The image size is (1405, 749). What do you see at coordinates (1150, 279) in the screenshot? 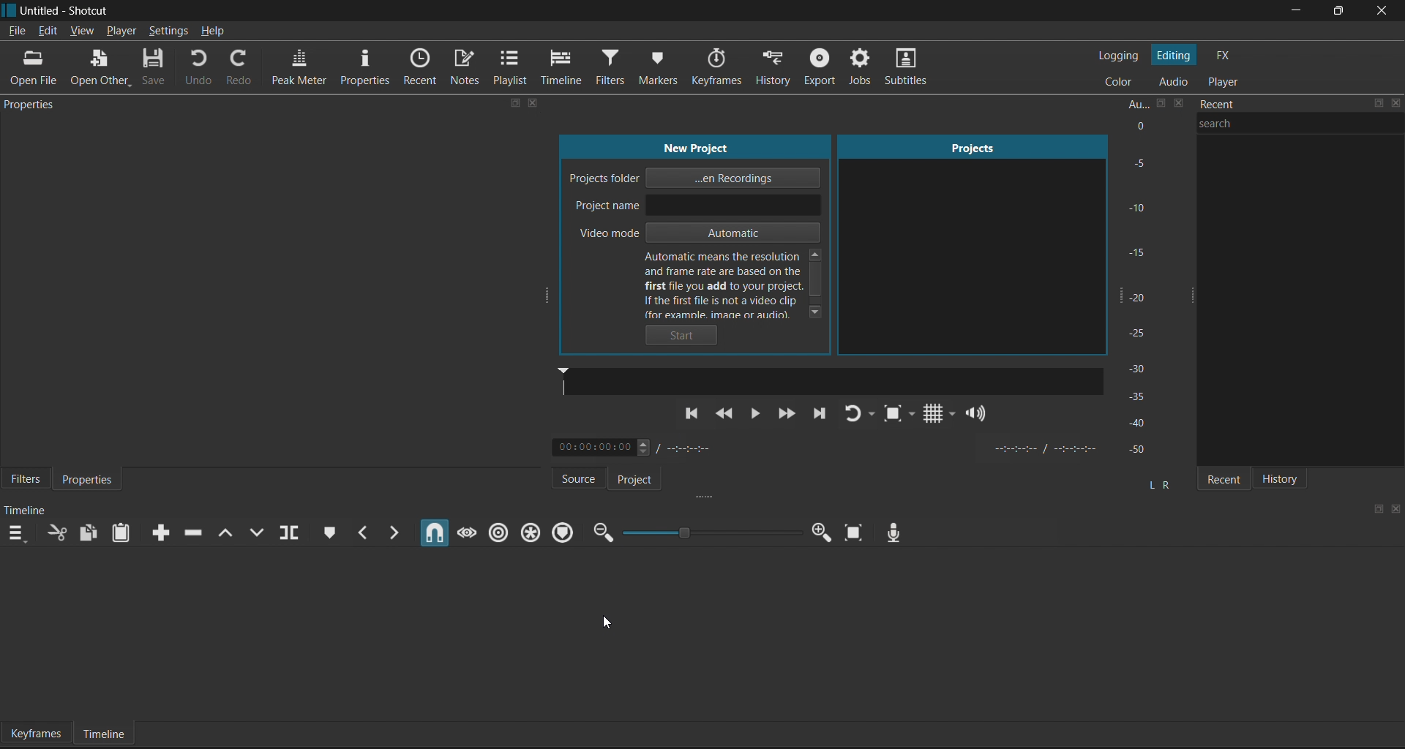
I see `Audio Peak Meter` at bounding box center [1150, 279].